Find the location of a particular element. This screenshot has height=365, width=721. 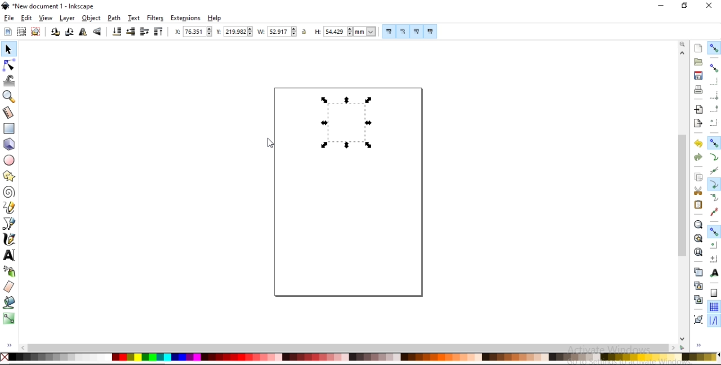

path is located at coordinates (114, 17).